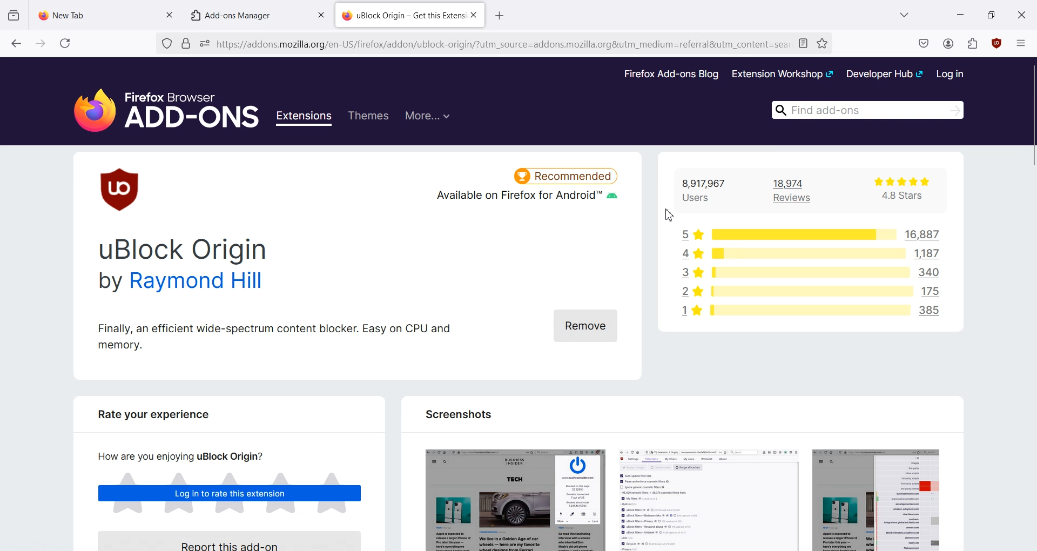  What do you see at coordinates (931, 254) in the screenshot?
I see `1187 users` at bounding box center [931, 254].